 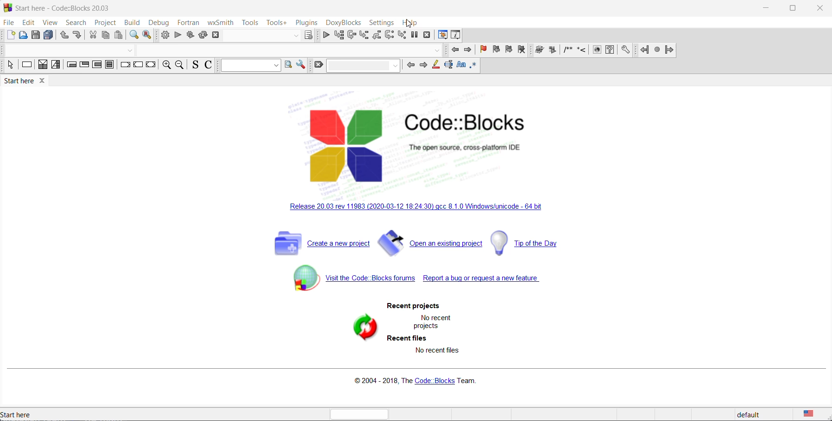 What do you see at coordinates (49, 35) in the screenshot?
I see `save all` at bounding box center [49, 35].